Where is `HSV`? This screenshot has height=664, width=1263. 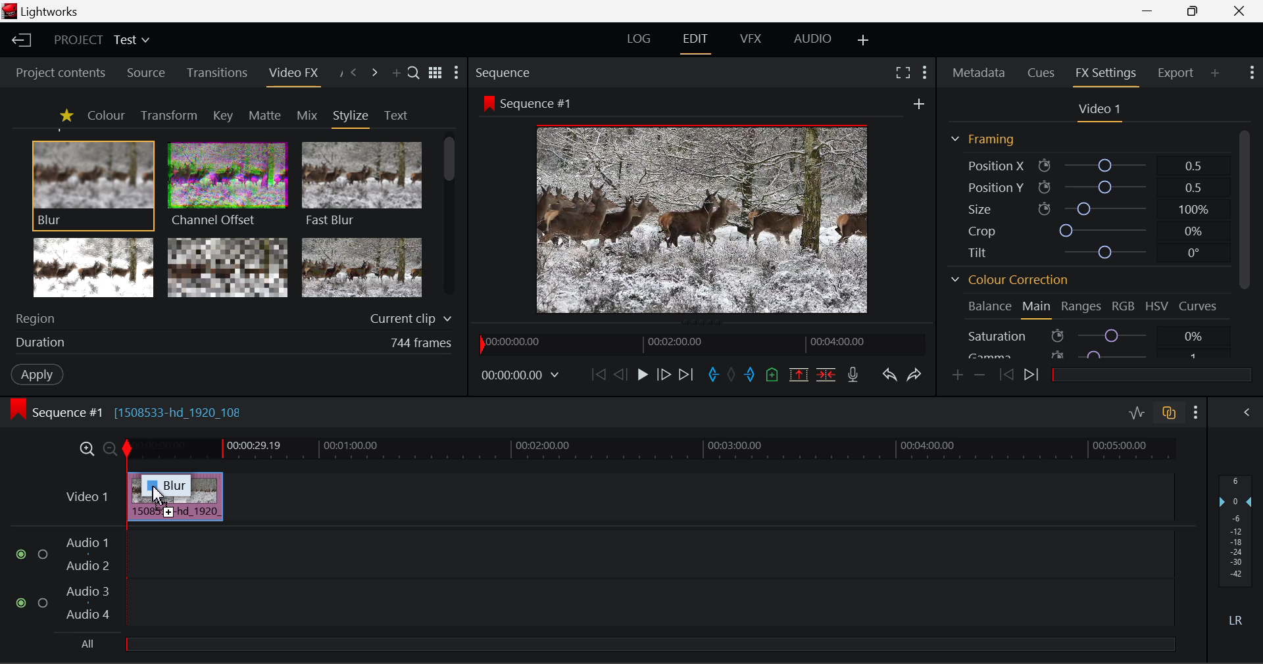
HSV is located at coordinates (1157, 307).